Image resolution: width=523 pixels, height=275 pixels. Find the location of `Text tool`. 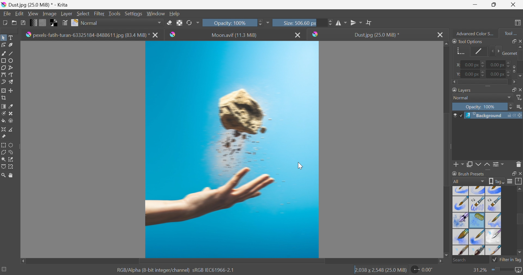

Text tool is located at coordinates (12, 38).